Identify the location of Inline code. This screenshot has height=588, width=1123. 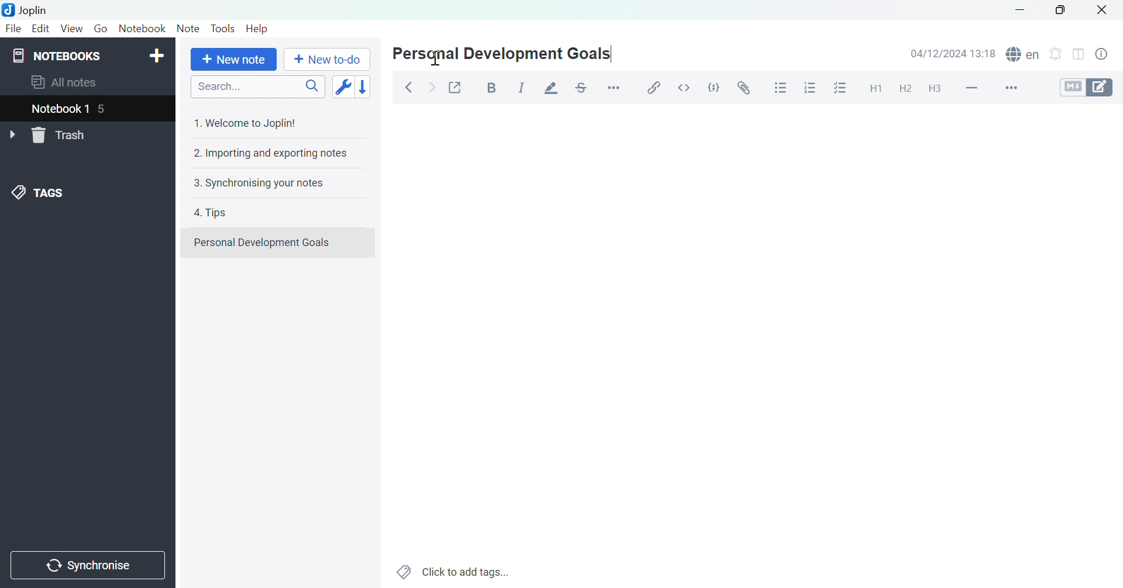
(683, 89).